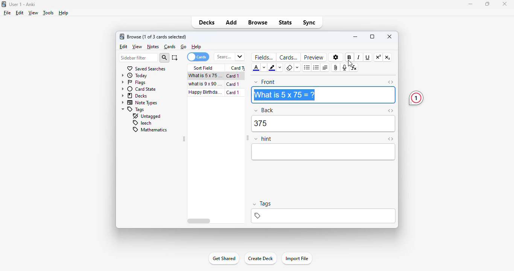  What do you see at coordinates (122, 37) in the screenshot?
I see `logo` at bounding box center [122, 37].